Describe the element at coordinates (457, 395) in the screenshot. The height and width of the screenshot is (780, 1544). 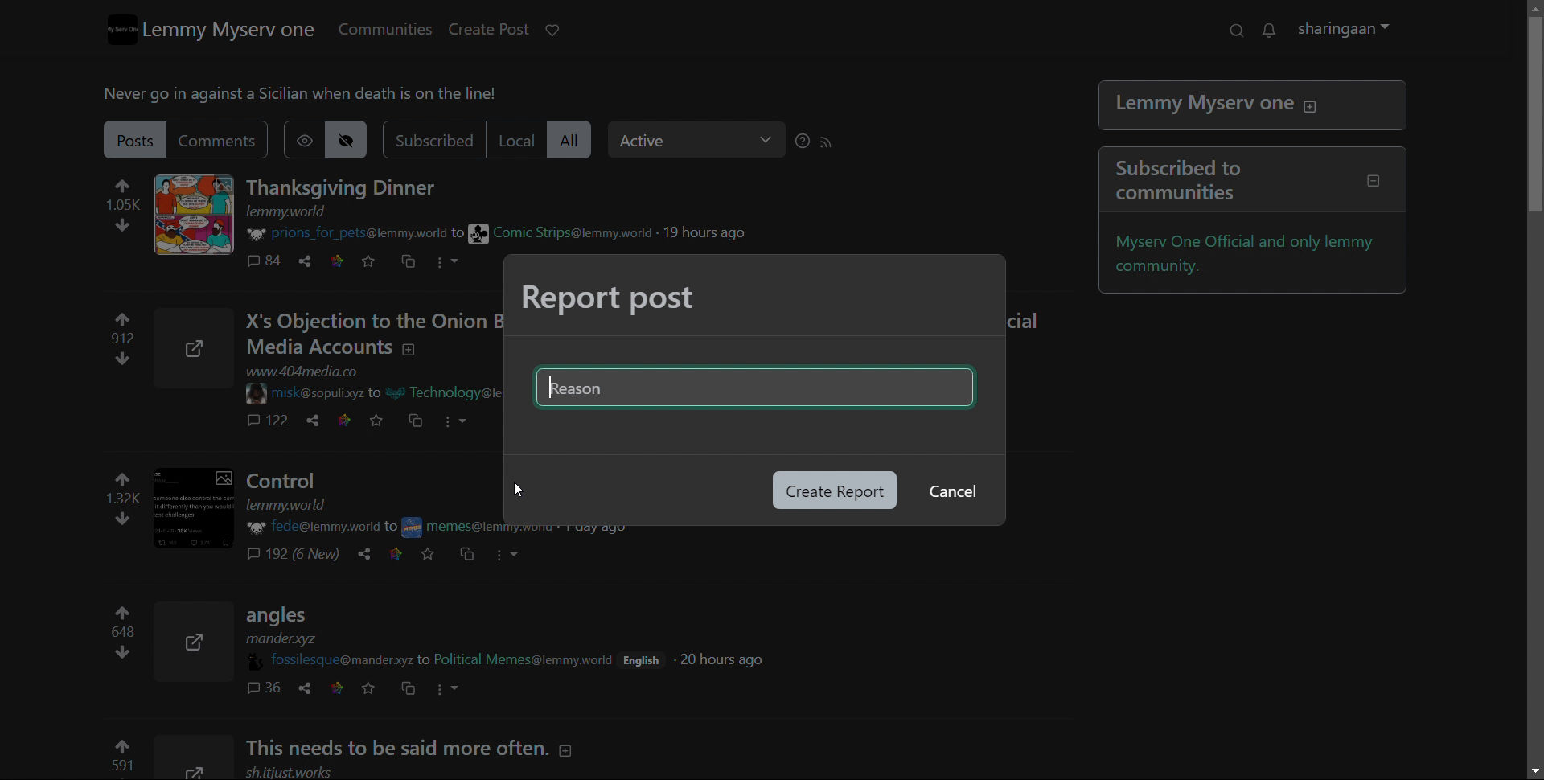
I see `Community` at that location.